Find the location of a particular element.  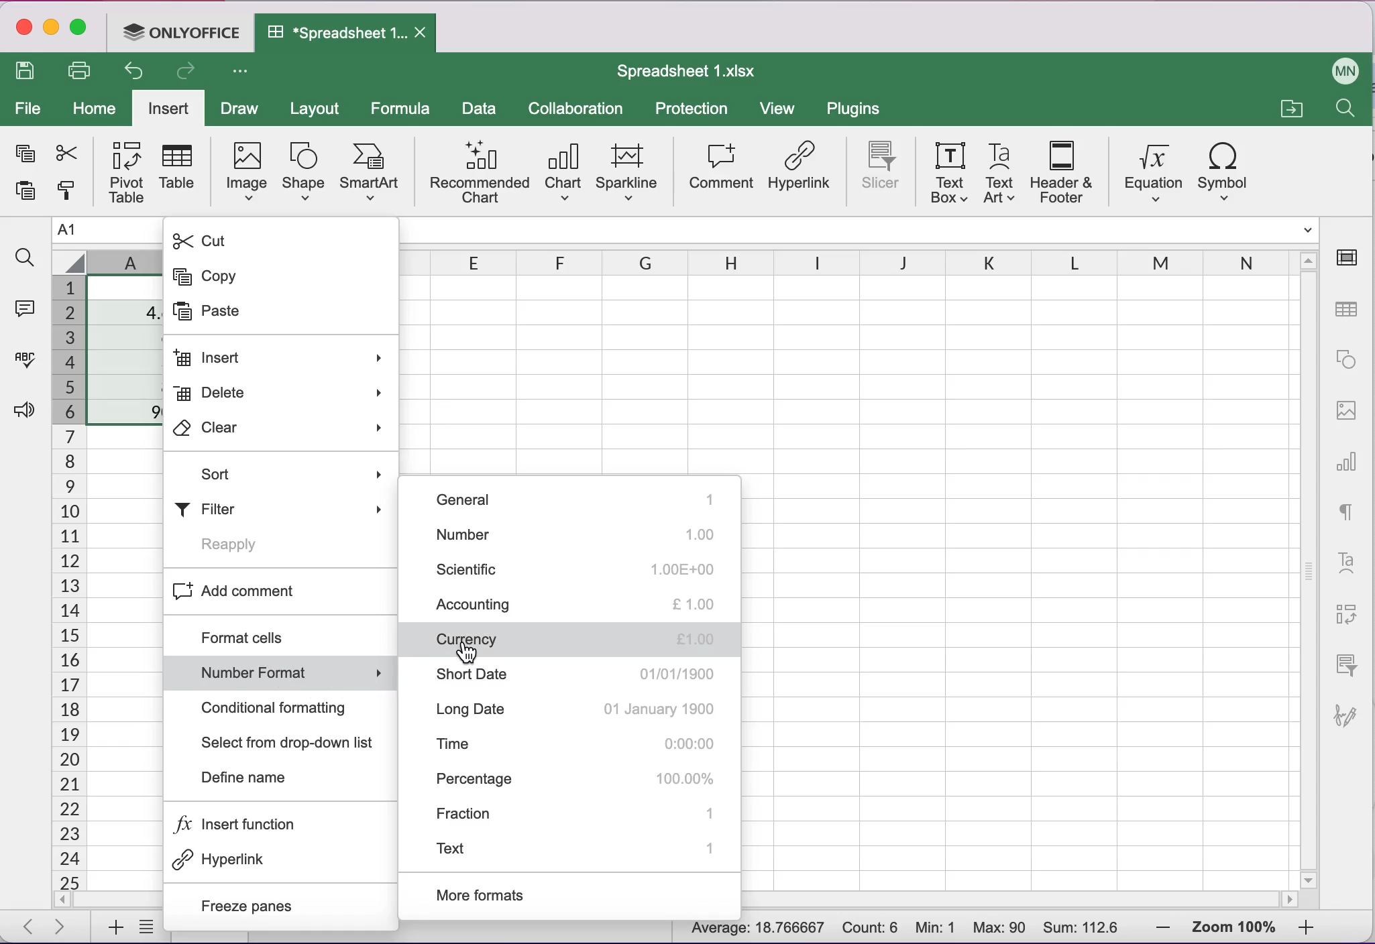

open a file location is located at coordinates (1295, 109).